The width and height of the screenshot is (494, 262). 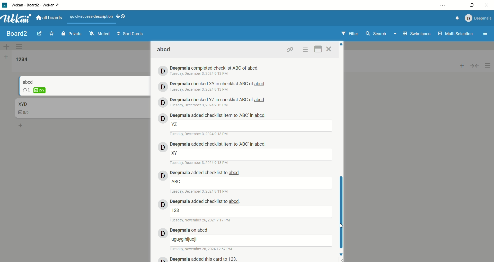 What do you see at coordinates (163, 175) in the screenshot?
I see `avatar` at bounding box center [163, 175].